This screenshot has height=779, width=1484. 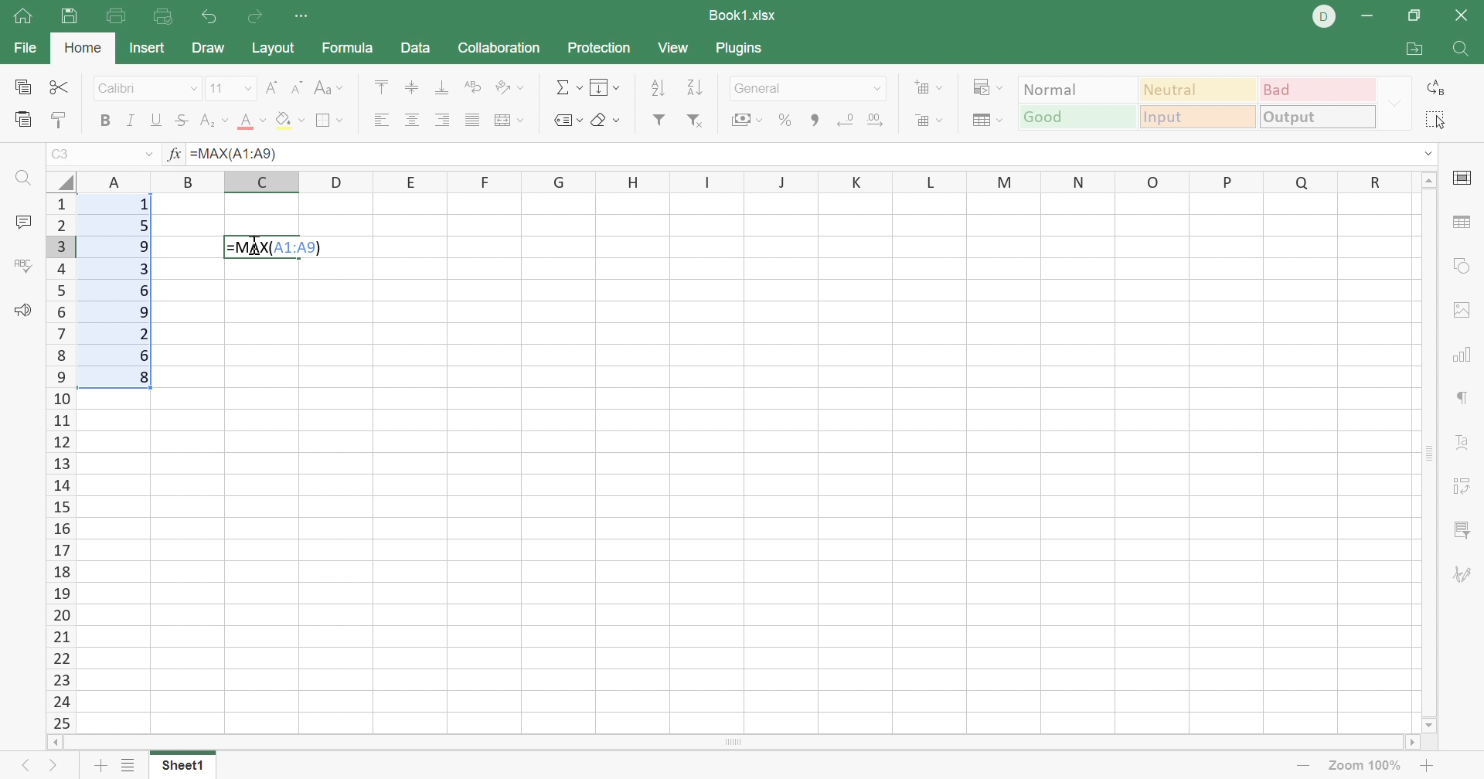 I want to click on Borders, so click(x=332, y=121).